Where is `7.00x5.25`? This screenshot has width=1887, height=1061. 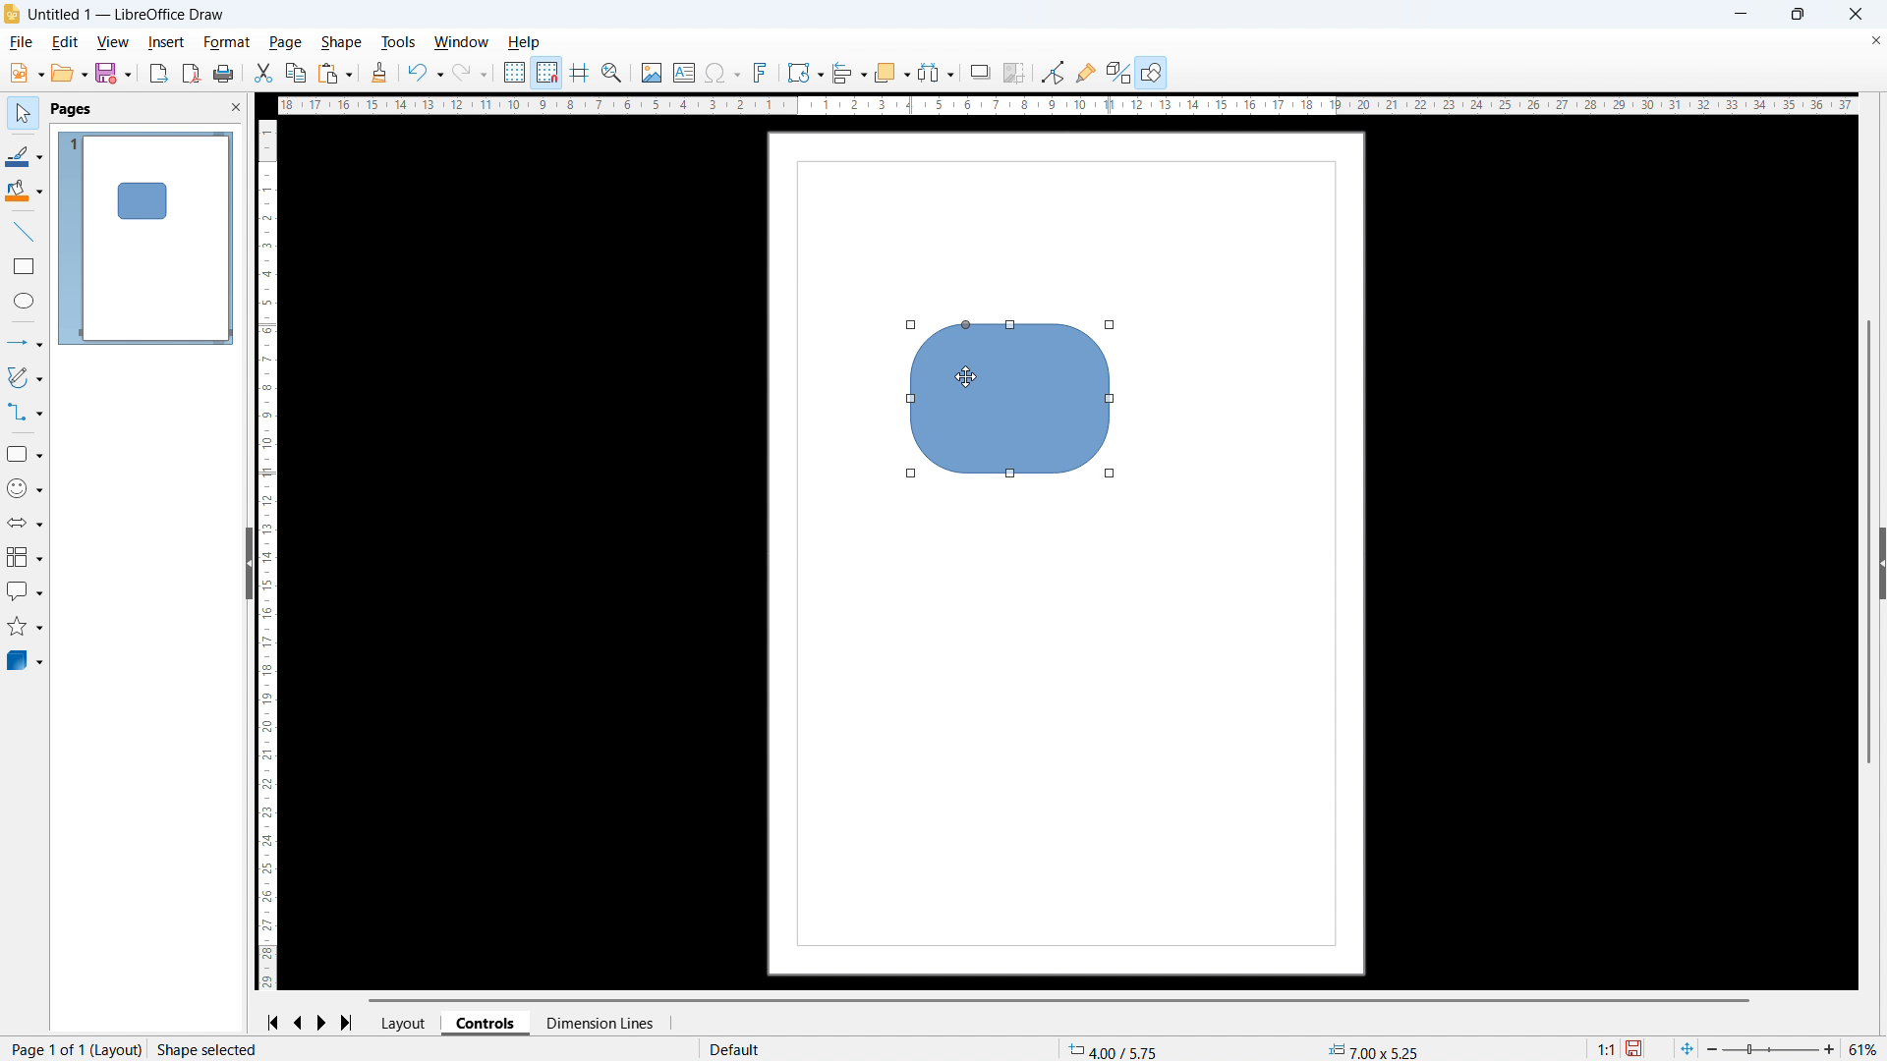
7.00x5.25 is located at coordinates (1373, 1047).